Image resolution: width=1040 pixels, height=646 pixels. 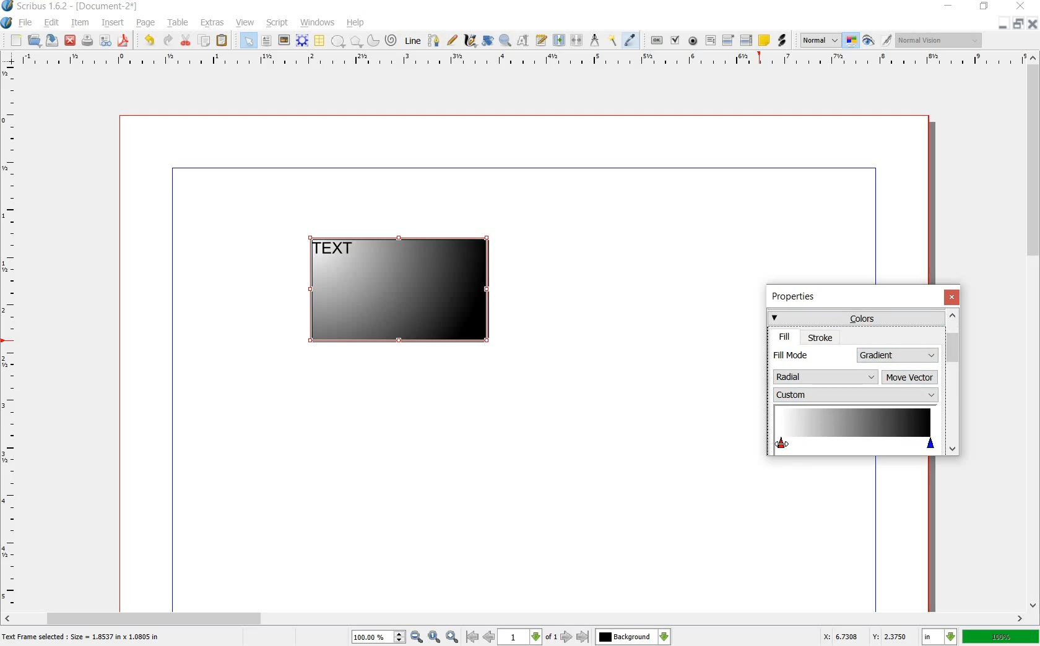 What do you see at coordinates (1003, 25) in the screenshot?
I see `minimize` at bounding box center [1003, 25].